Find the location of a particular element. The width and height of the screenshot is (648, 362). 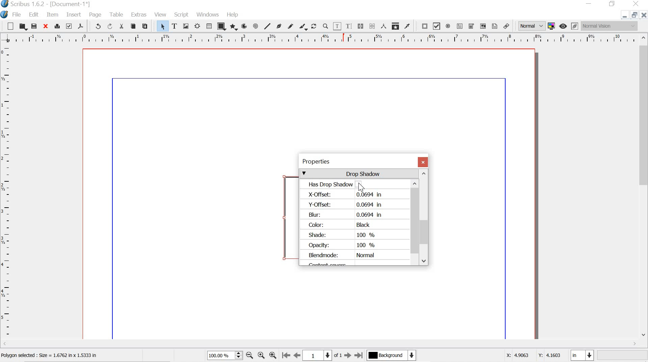

TABLE is located at coordinates (116, 14).